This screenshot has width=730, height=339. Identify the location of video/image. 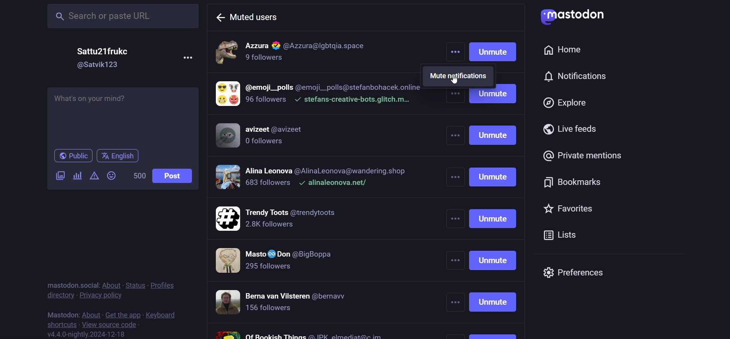
(60, 176).